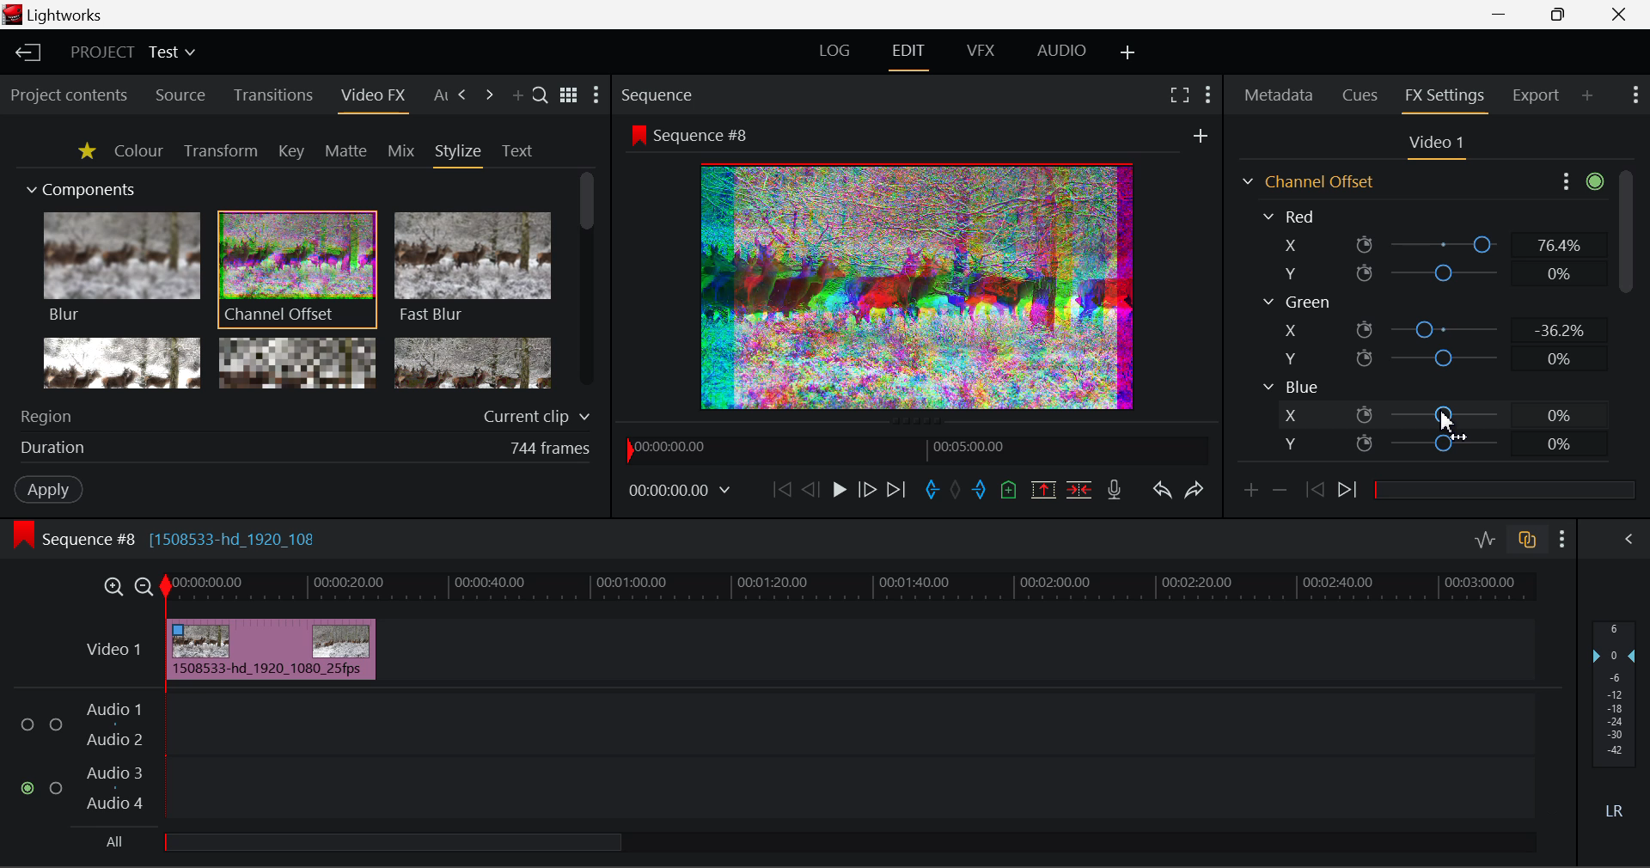  Describe the element at coordinates (852, 590) in the screenshot. I see `Project Timeline Track` at that location.